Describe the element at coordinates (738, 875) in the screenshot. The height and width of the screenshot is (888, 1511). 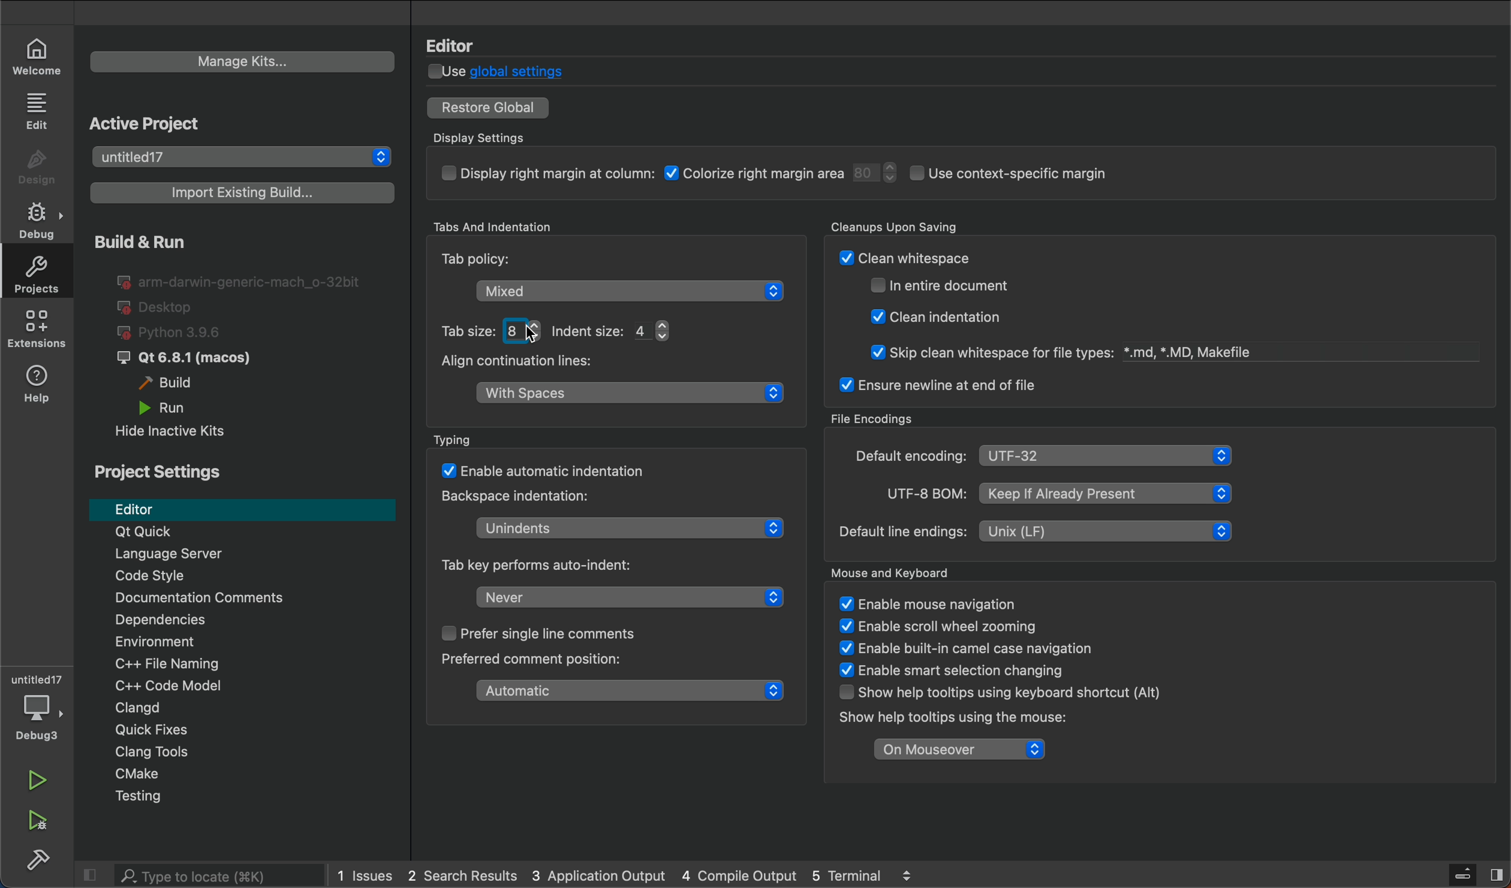
I see `compile output` at that location.